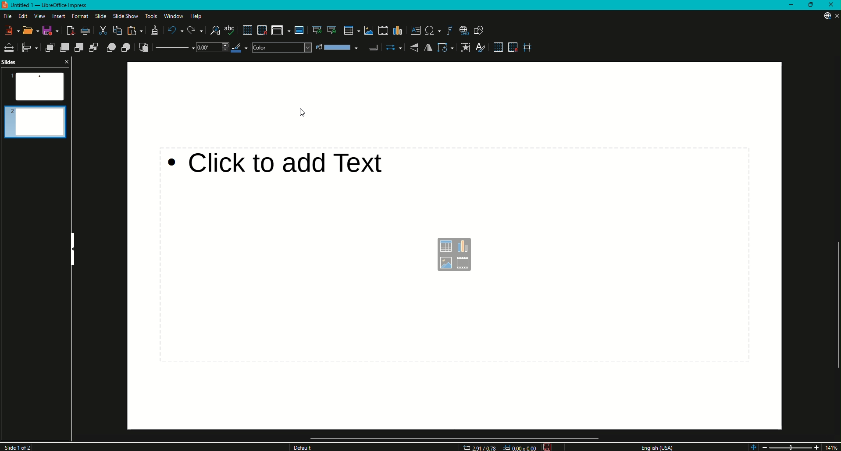  What do you see at coordinates (10, 31) in the screenshot?
I see `New` at bounding box center [10, 31].